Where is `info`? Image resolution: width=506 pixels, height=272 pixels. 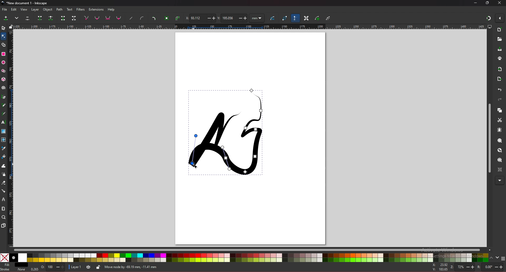
info is located at coordinates (179, 267).